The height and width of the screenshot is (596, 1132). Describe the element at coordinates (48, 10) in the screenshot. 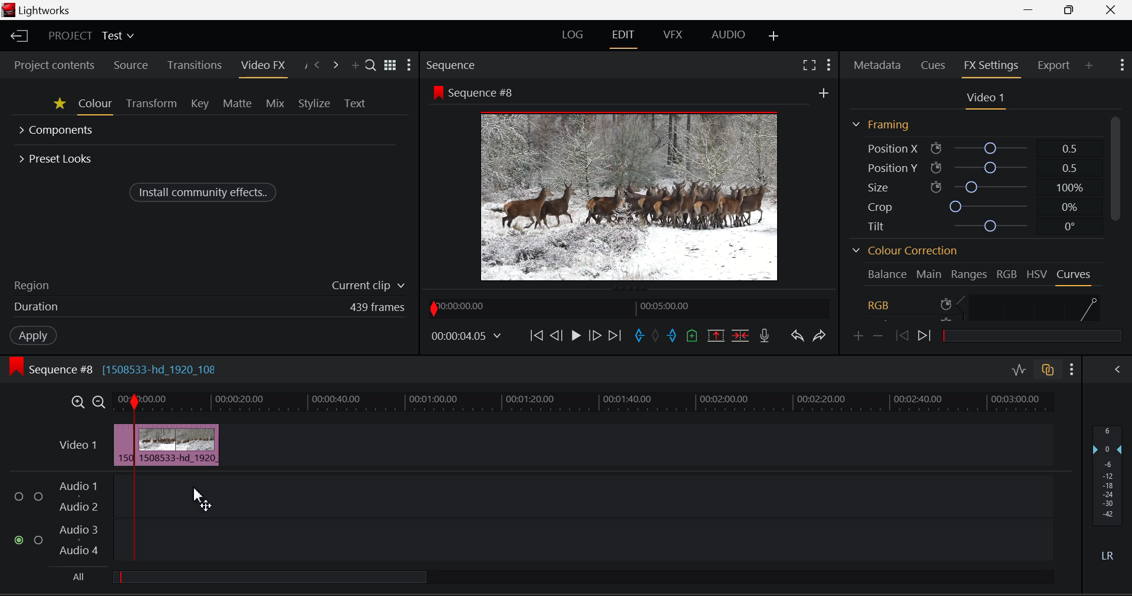

I see `Lightworks` at that location.